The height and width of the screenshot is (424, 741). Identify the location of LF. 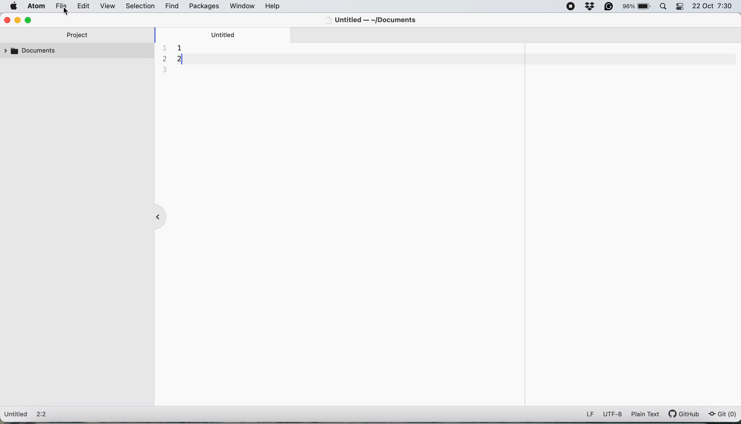
(590, 414).